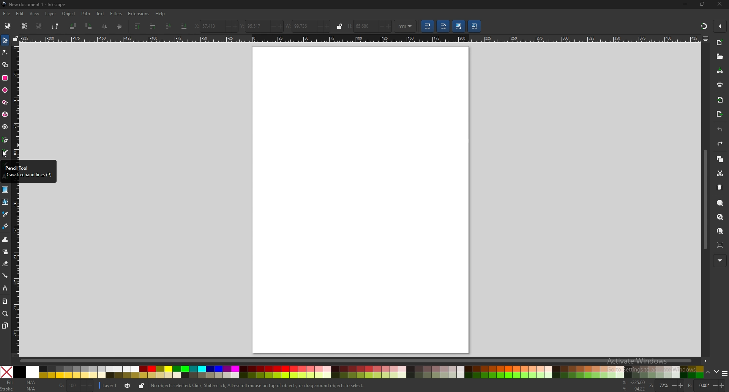 The width and height of the screenshot is (729, 392). What do you see at coordinates (720, 144) in the screenshot?
I see `redo` at bounding box center [720, 144].